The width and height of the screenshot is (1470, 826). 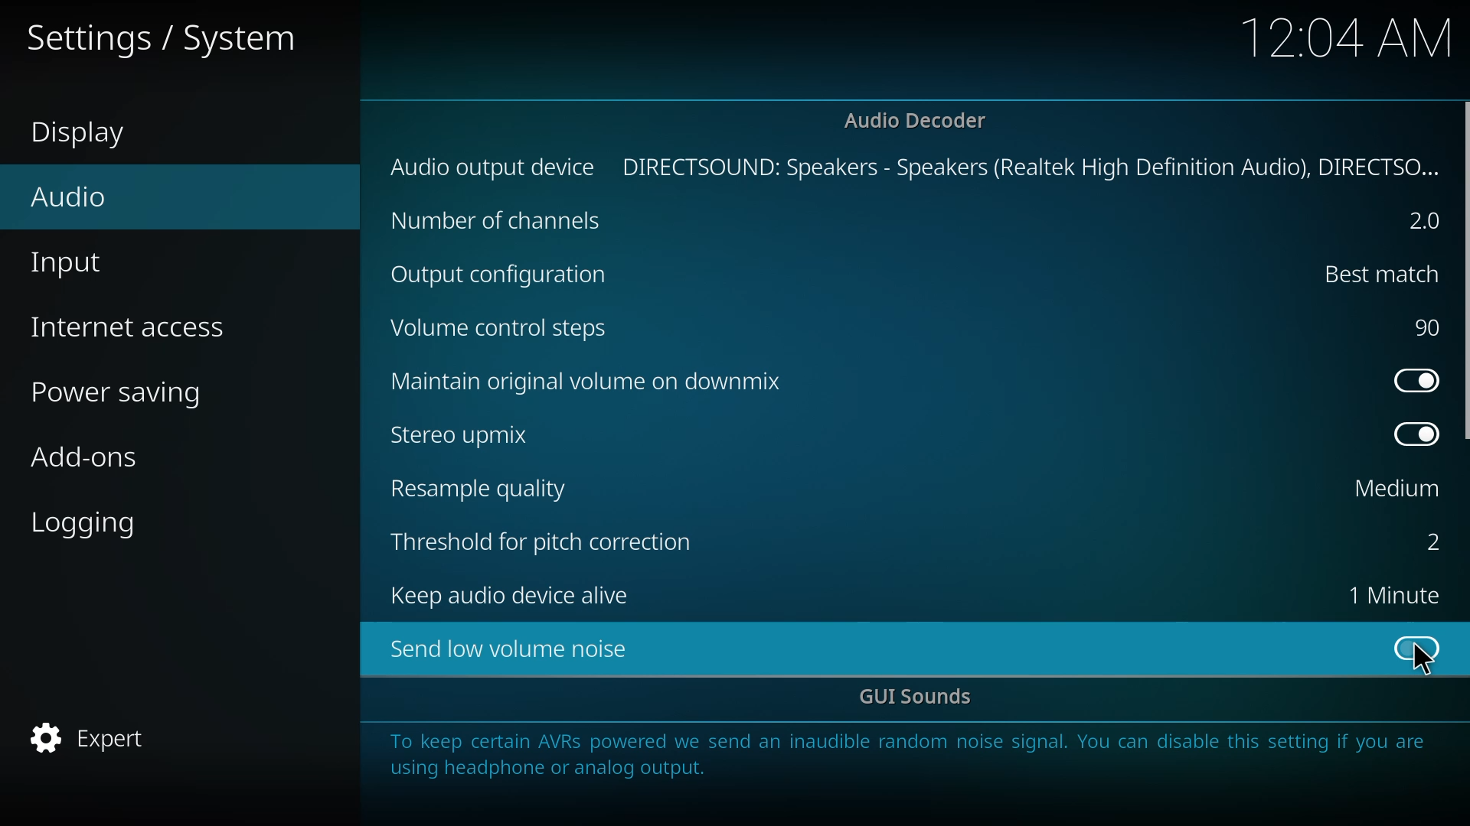 I want to click on cursor, so click(x=1422, y=659).